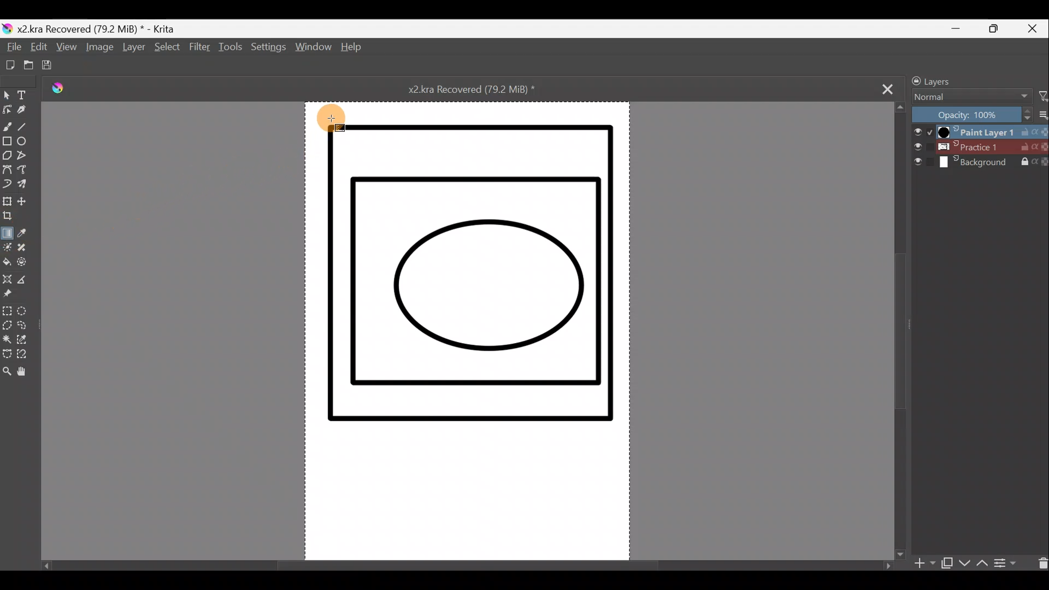 Image resolution: width=1049 pixels, height=590 pixels. I want to click on Transform a layer/selection, so click(8, 202).